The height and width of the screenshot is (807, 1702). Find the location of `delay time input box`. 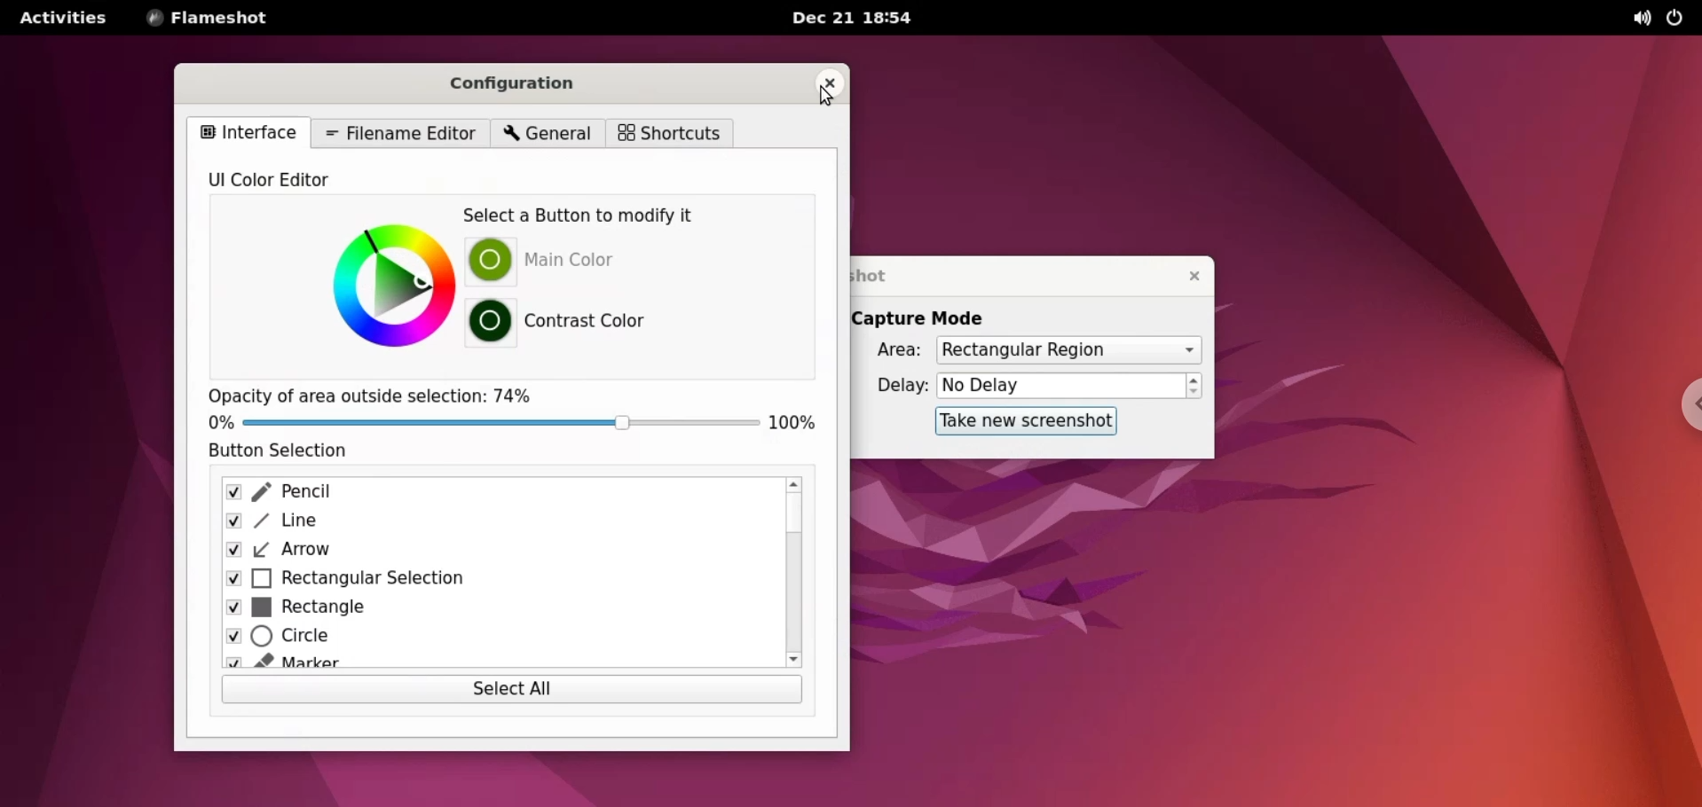

delay time input box is located at coordinates (1062, 387).